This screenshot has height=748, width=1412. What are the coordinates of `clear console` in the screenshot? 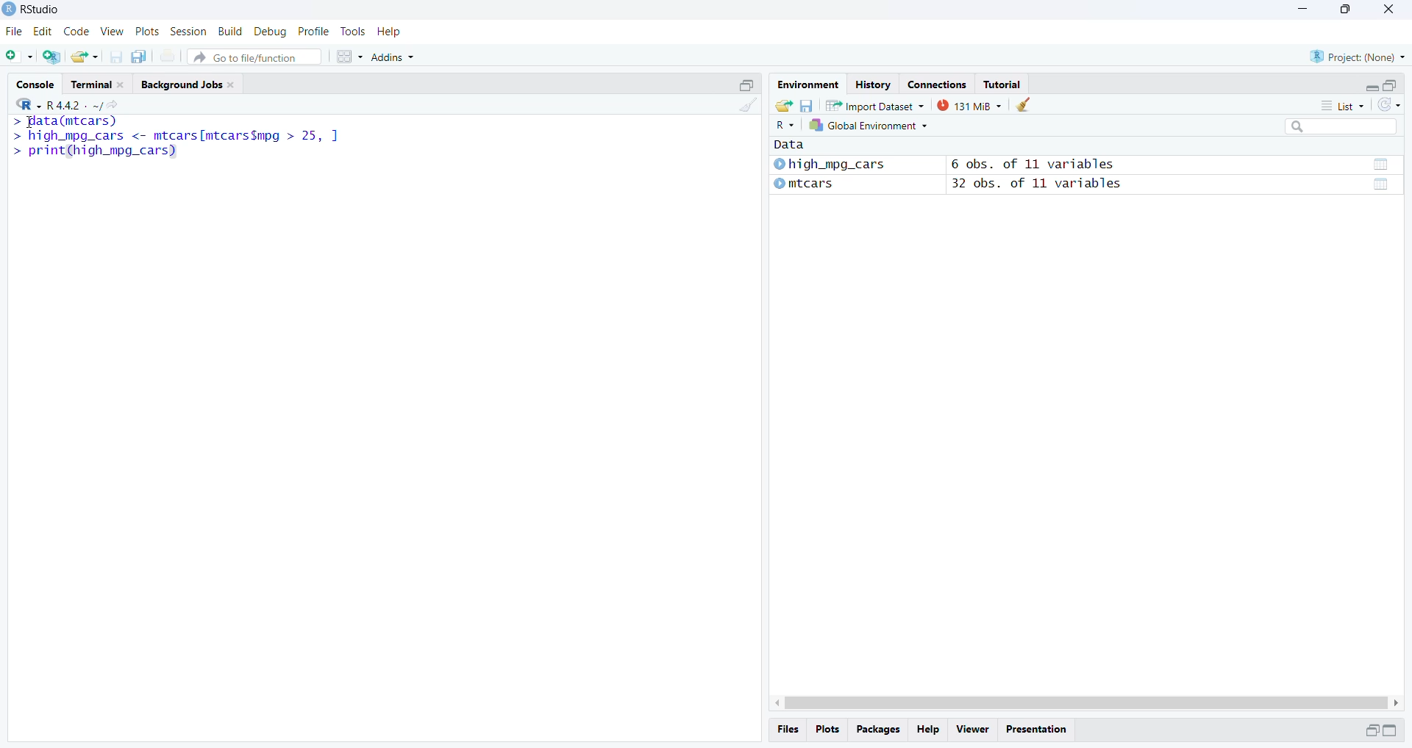 It's located at (746, 104).